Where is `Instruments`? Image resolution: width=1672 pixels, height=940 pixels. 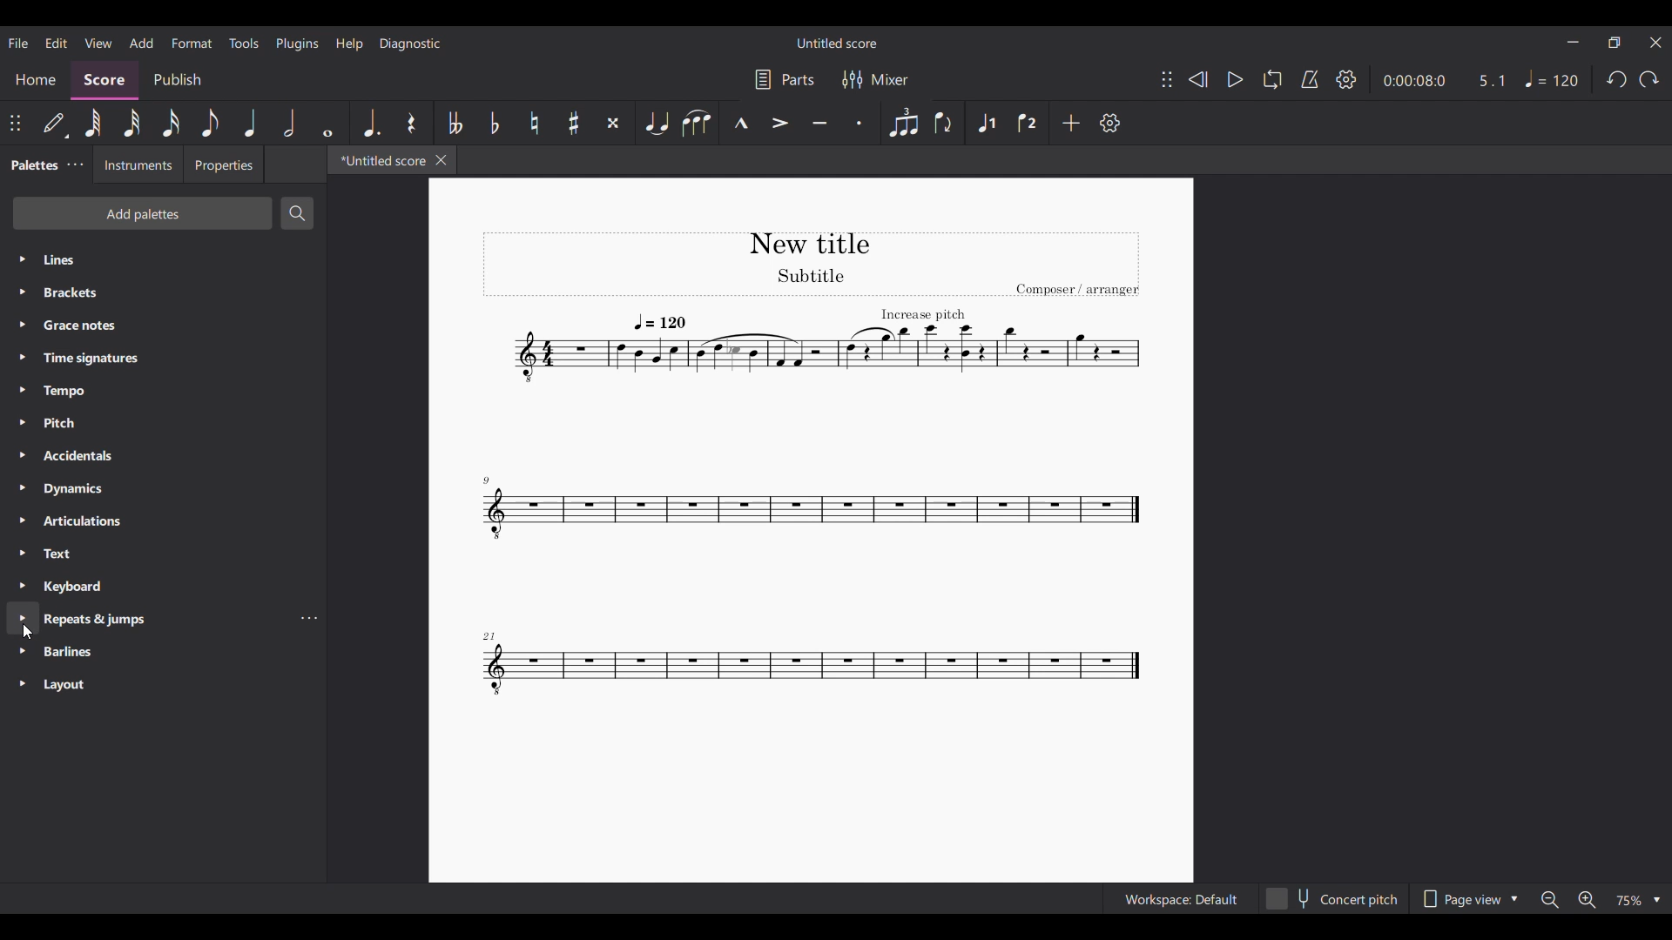 Instruments is located at coordinates (138, 164).